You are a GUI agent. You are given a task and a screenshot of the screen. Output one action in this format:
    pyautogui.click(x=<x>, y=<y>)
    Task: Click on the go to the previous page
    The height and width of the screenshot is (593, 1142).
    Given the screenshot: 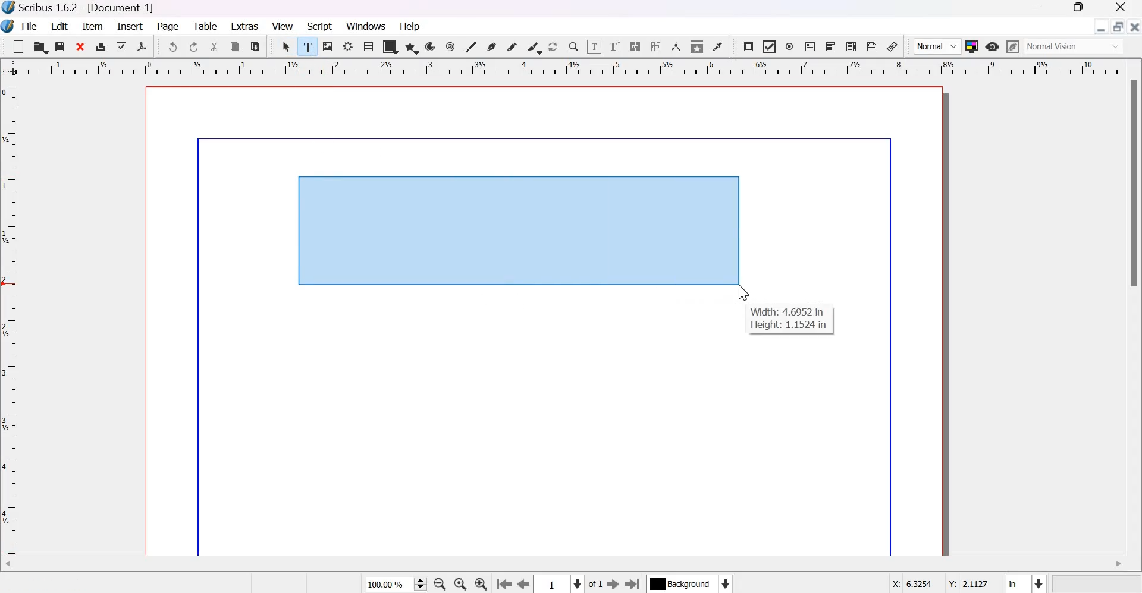 What is the action you would take?
    pyautogui.click(x=504, y=585)
    